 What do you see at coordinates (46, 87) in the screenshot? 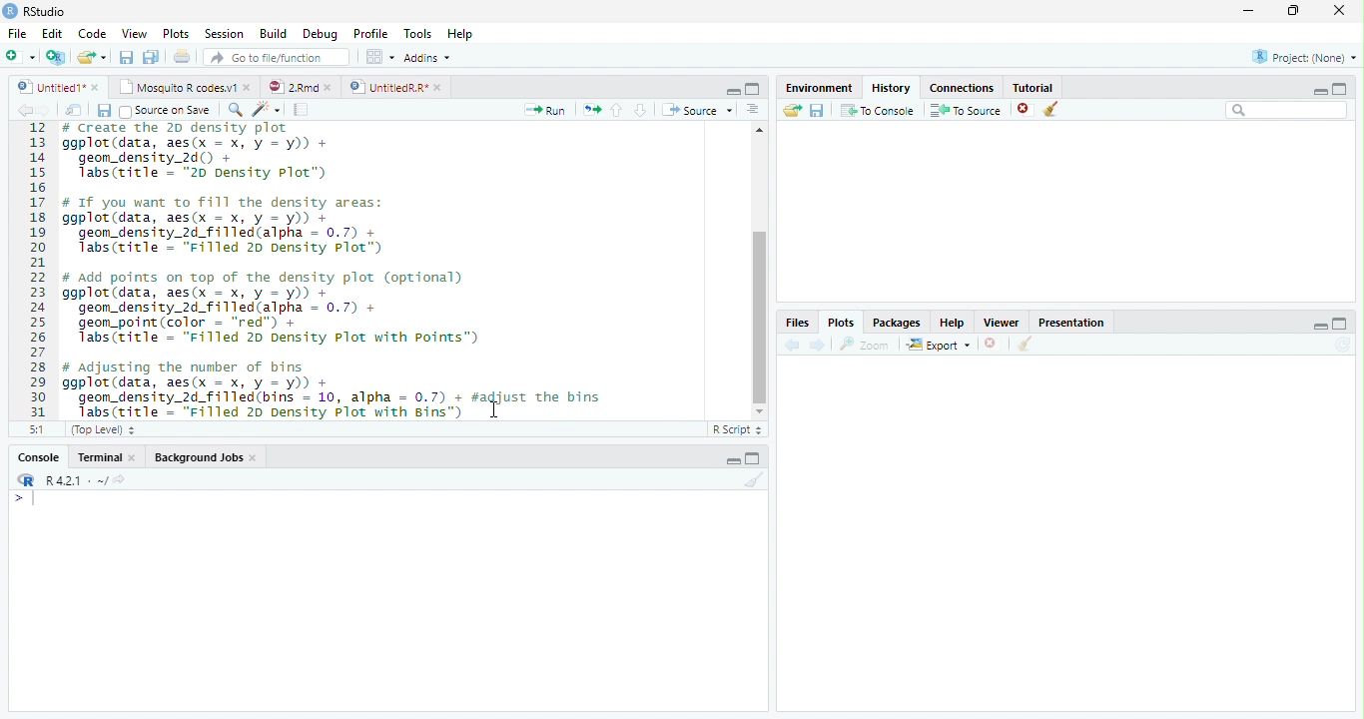
I see `Untitled1` at bounding box center [46, 87].